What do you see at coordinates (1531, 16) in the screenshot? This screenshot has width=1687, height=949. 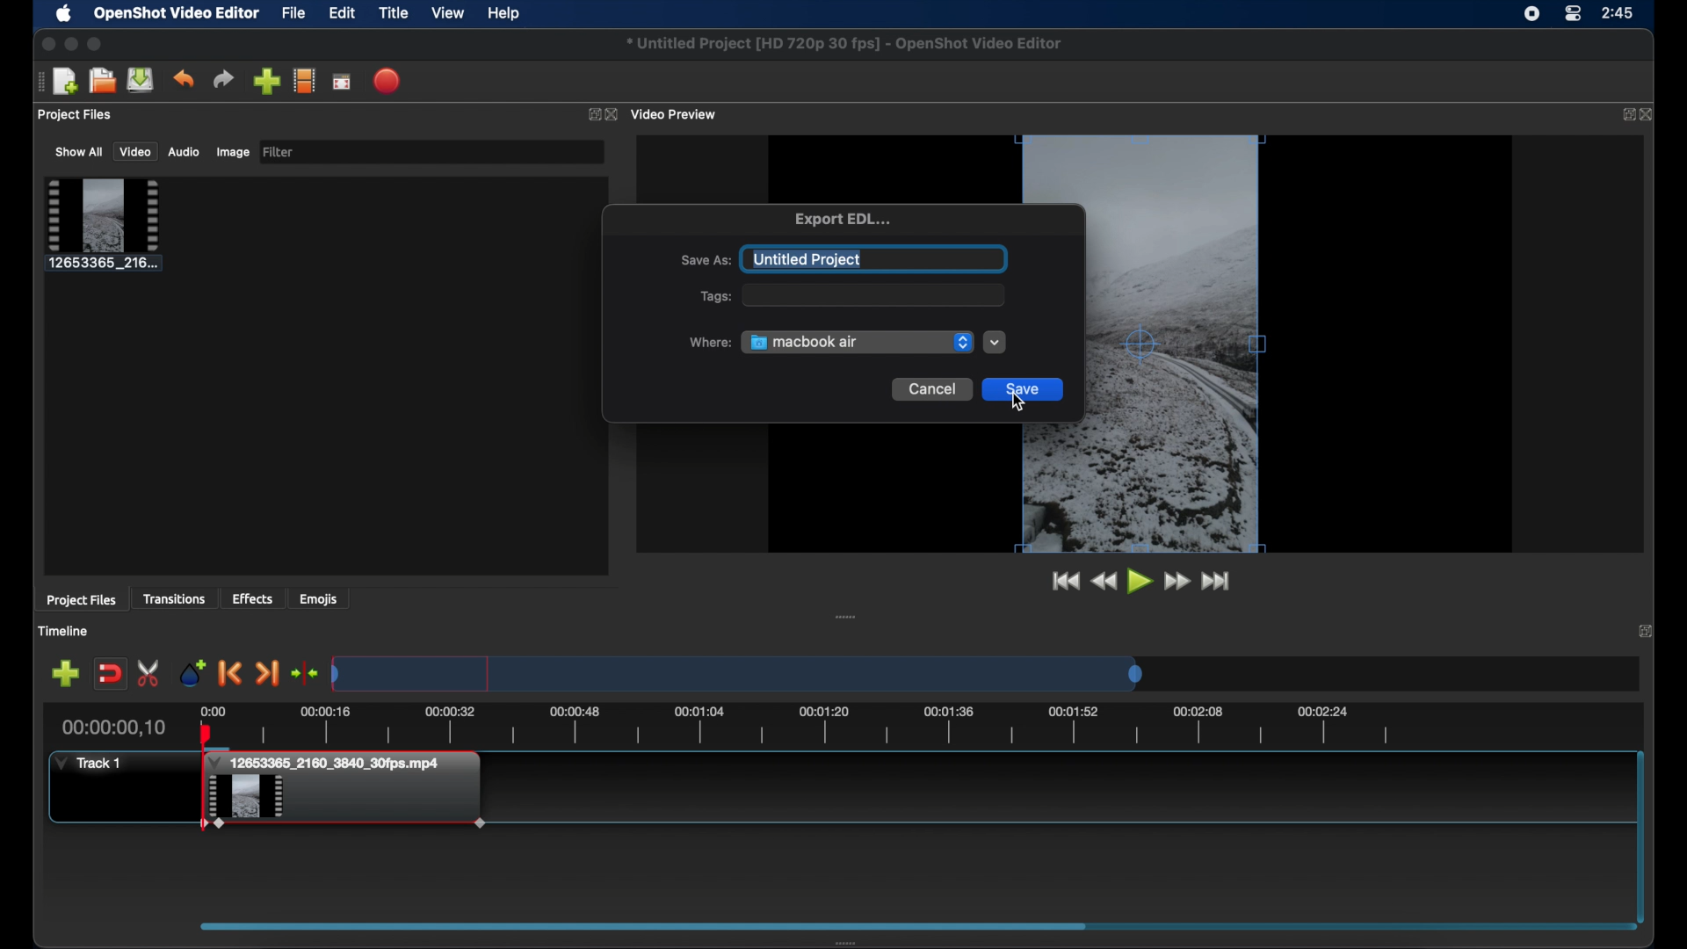 I see `screen recorder icon` at bounding box center [1531, 16].